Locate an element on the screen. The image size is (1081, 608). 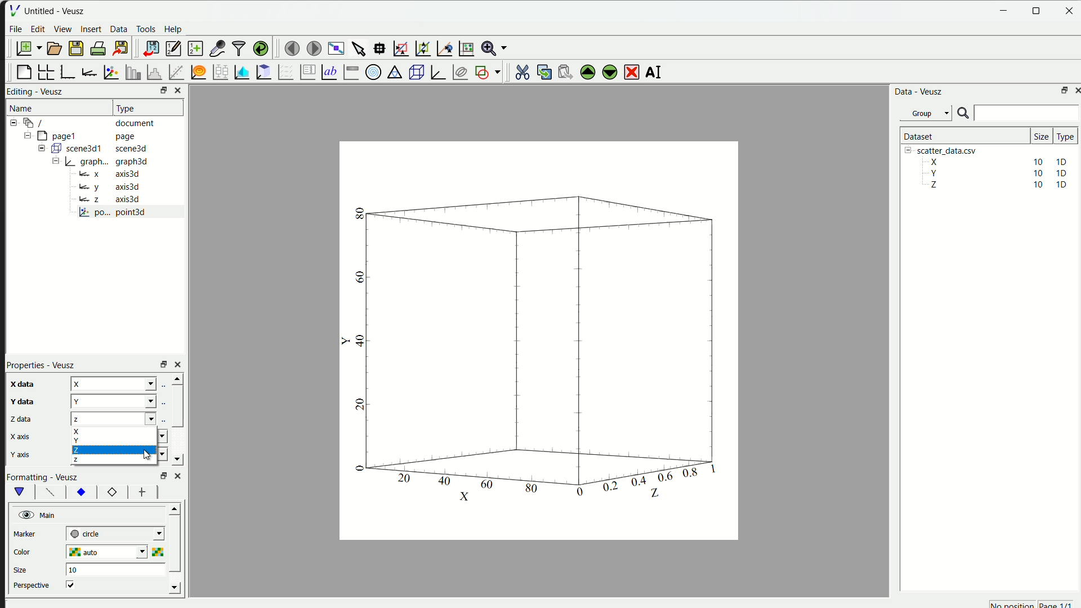
Veusz is located at coordinates (53, 91).